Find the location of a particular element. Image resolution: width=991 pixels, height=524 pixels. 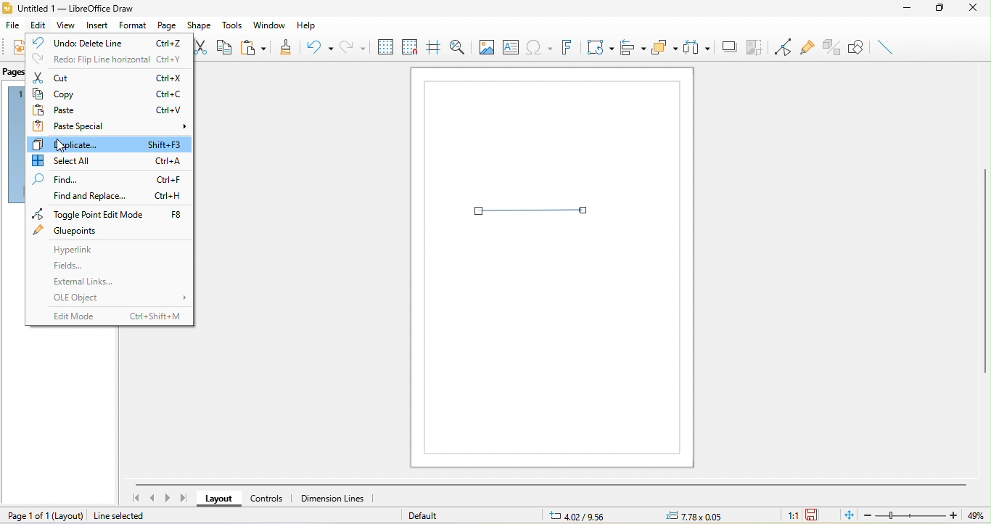

0.00x0.00 is located at coordinates (692, 516).